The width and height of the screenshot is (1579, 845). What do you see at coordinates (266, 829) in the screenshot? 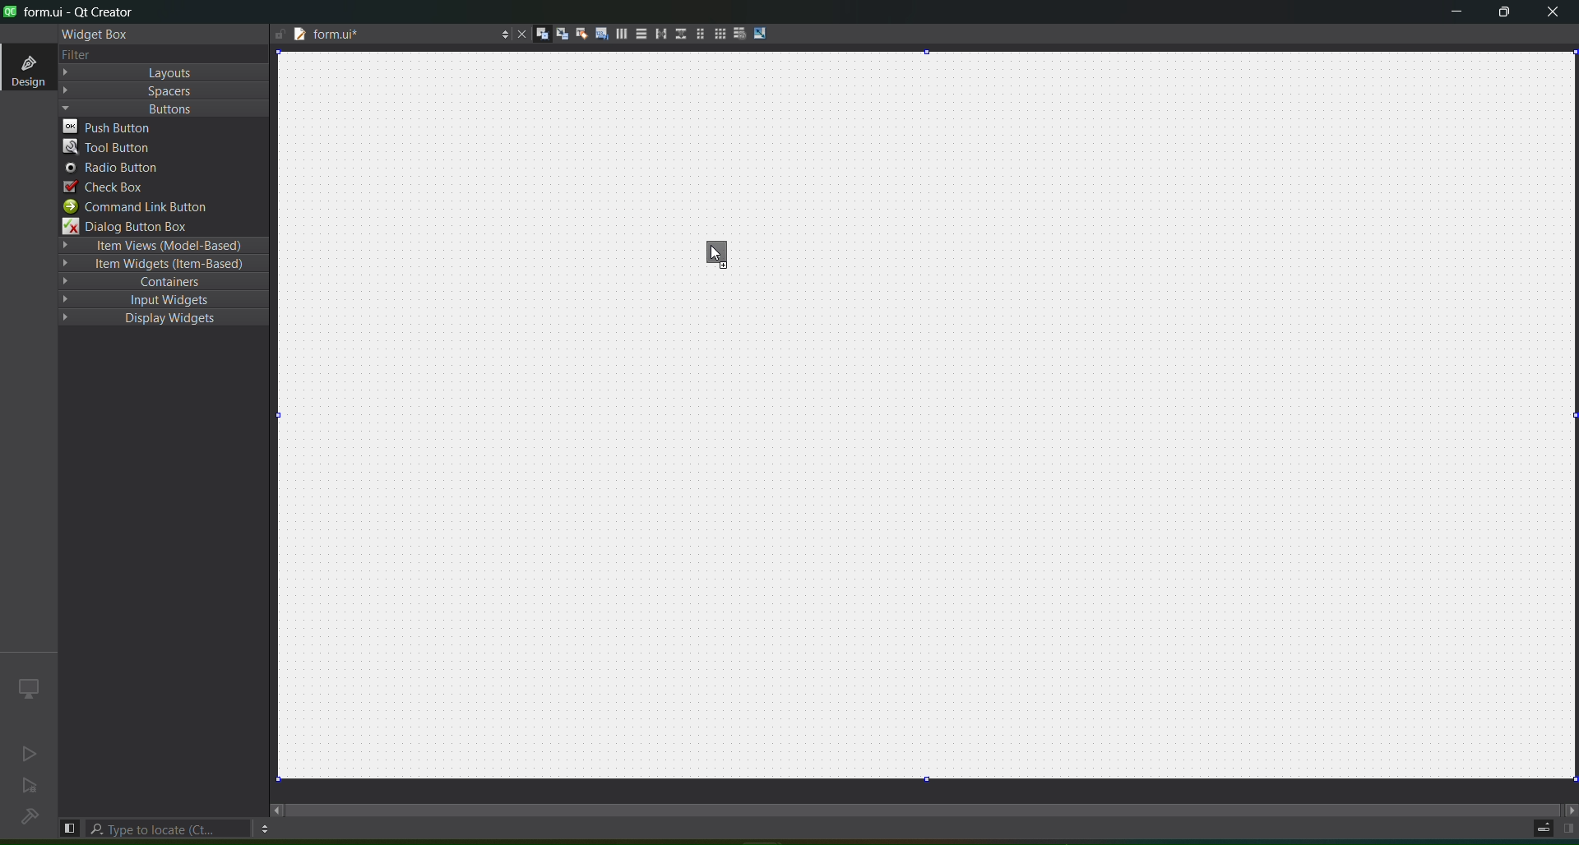
I see `options` at bounding box center [266, 829].